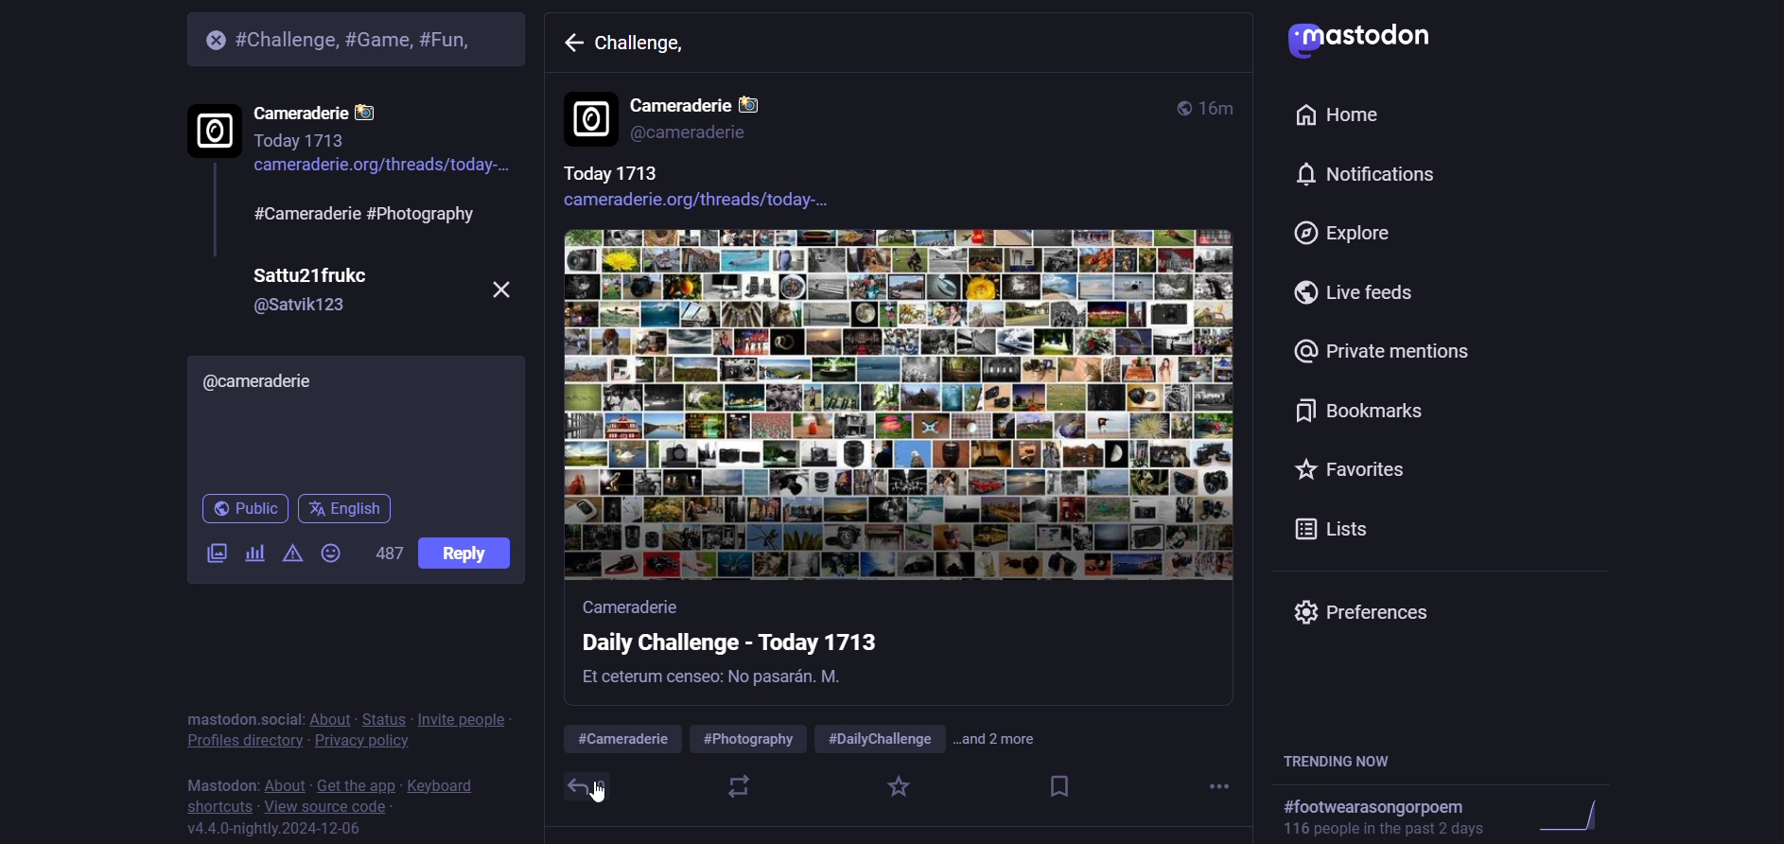 The image size is (1784, 844). I want to click on display picture, so click(585, 119).